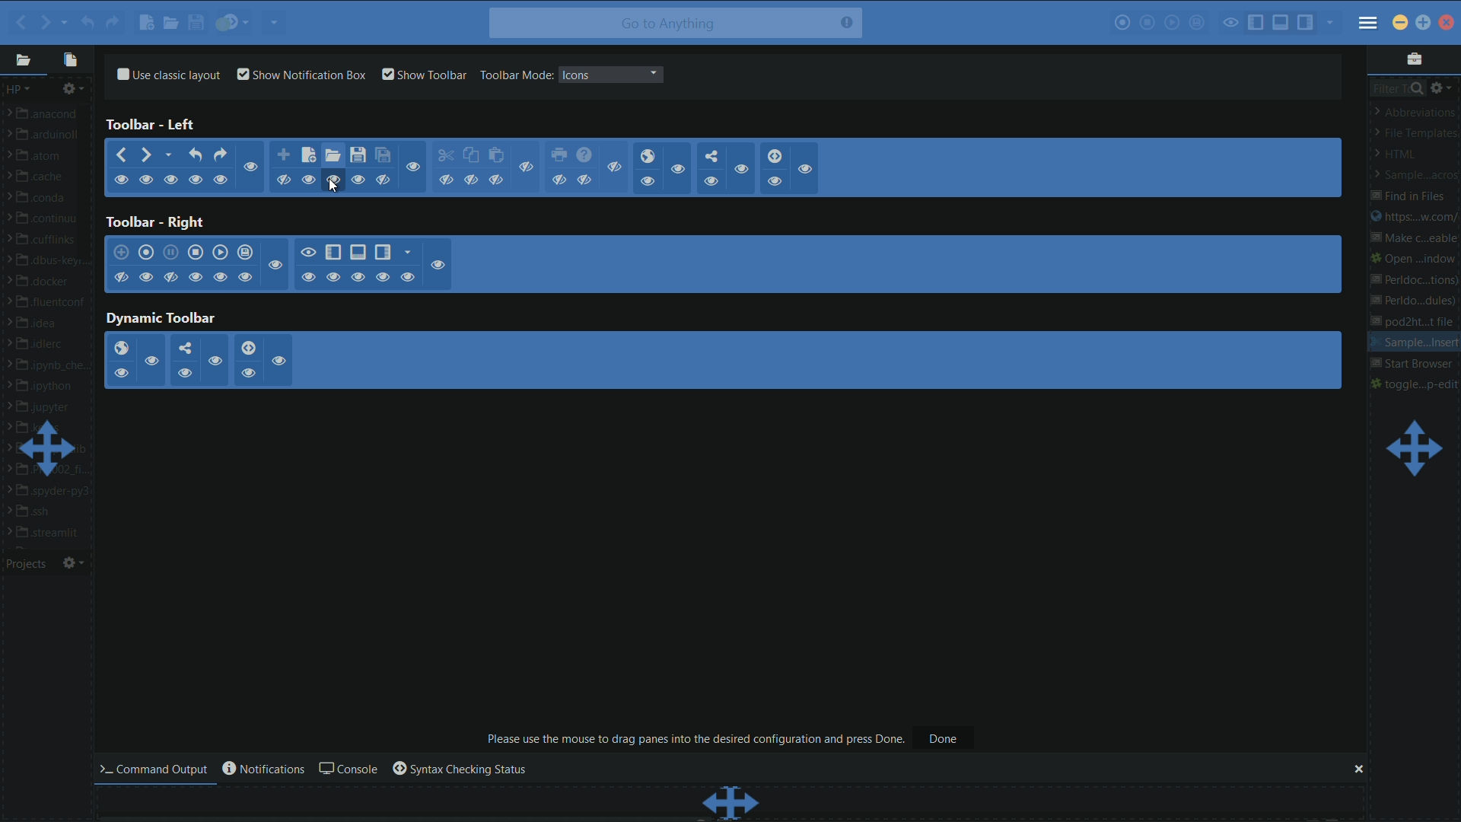 Image resolution: width=1461 pixels, height=822 pixels. I want to click on show/hide, so click(775, 180).